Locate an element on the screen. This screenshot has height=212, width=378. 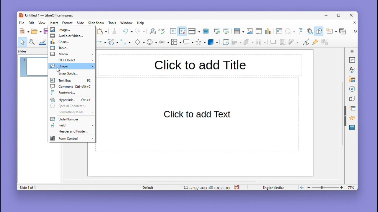
Slides is located at coordinates (25, 51).